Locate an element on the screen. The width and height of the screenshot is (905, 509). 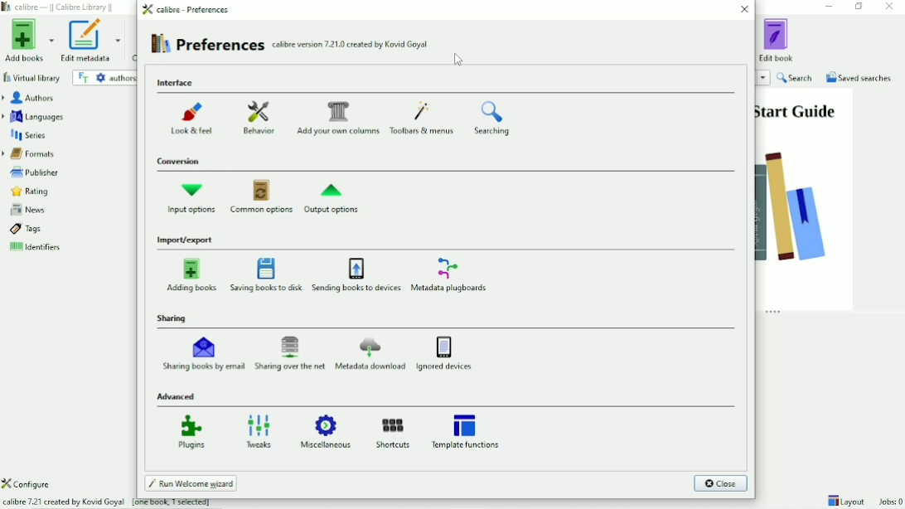
Edit book is located at coordinates (777, 40).